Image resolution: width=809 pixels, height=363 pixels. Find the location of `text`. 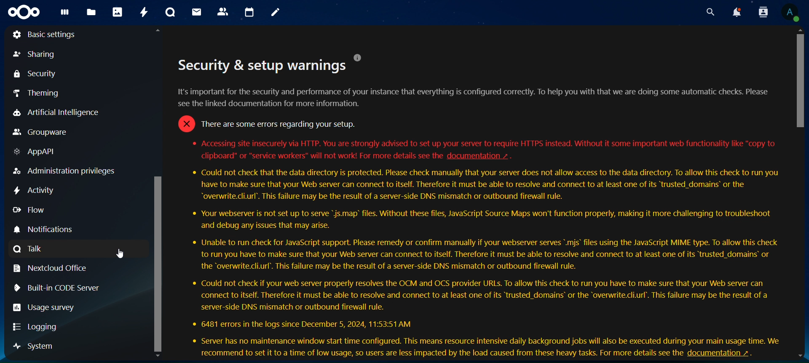

text is located at coordinates (479, 143).